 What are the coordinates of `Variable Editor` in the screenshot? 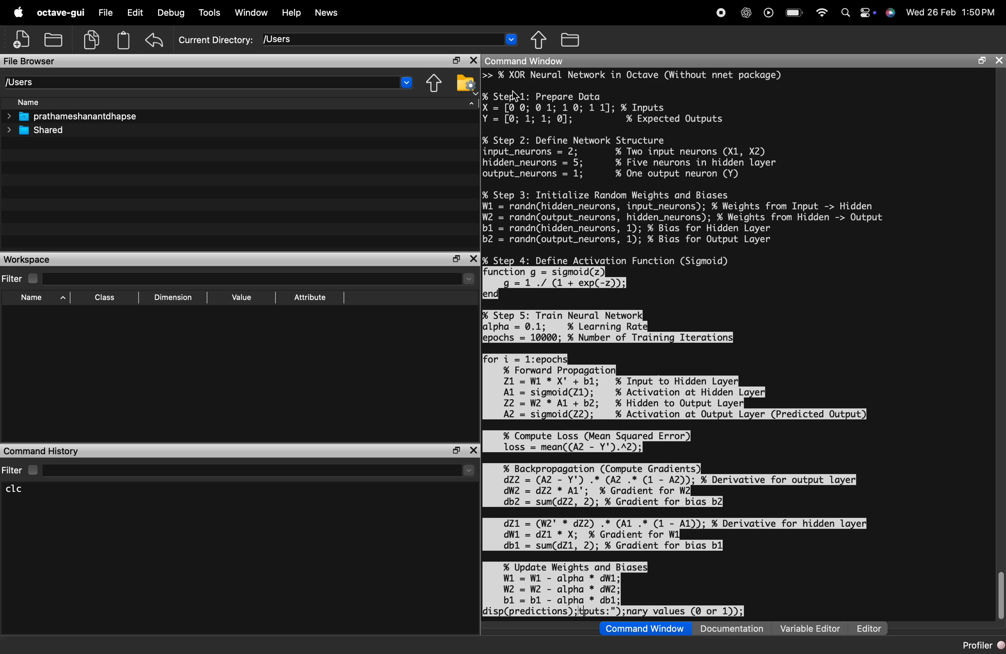 It's located at (811, 628).